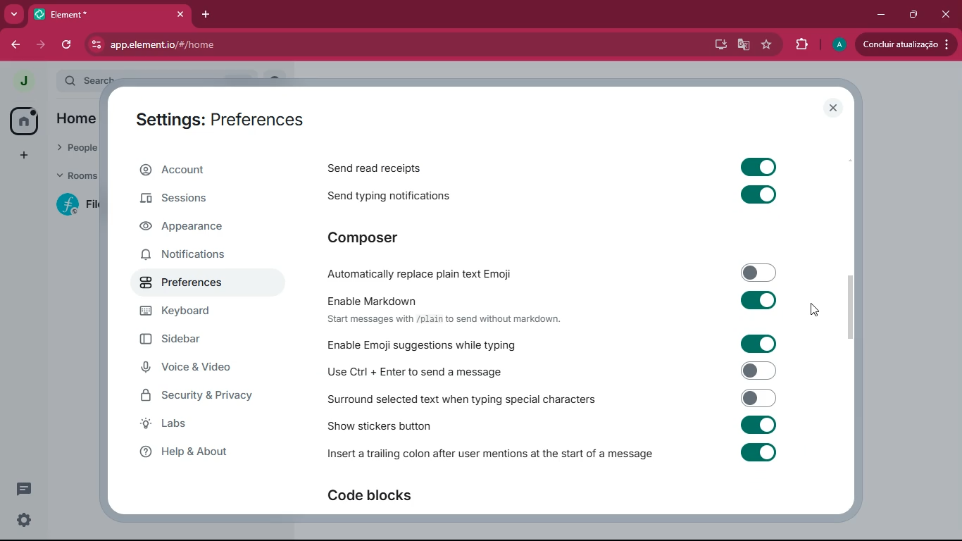 This screenshot has height=541, width=962. What do you see at coordinates (838, 44) in the screenshot?
I see `profile` at bounding box center [838, 44].